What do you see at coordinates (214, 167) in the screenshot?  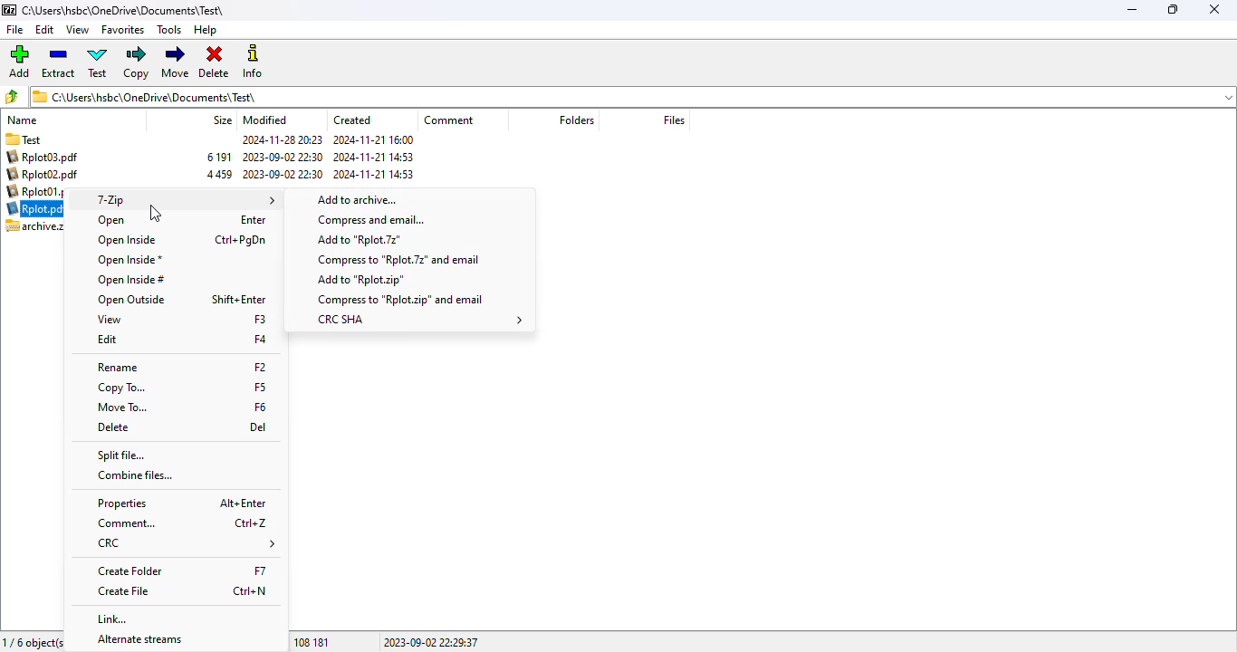 I see `archive` at bounding box center [214, 167].